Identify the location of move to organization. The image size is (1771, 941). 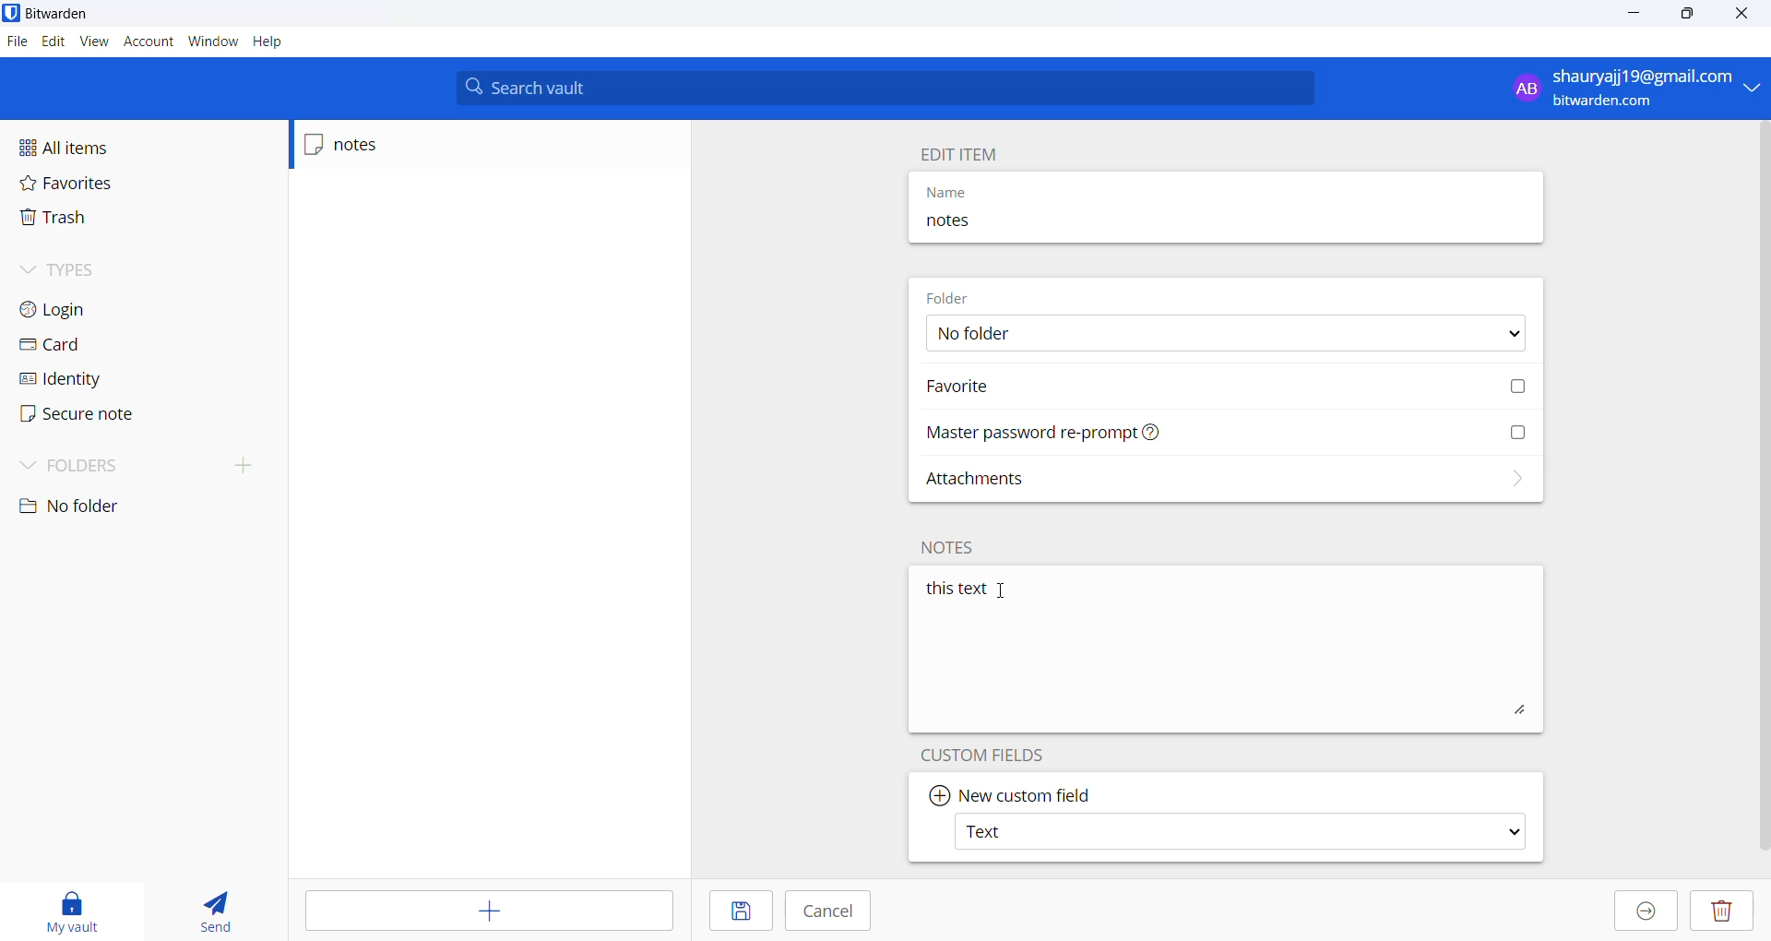
(1646, 911).